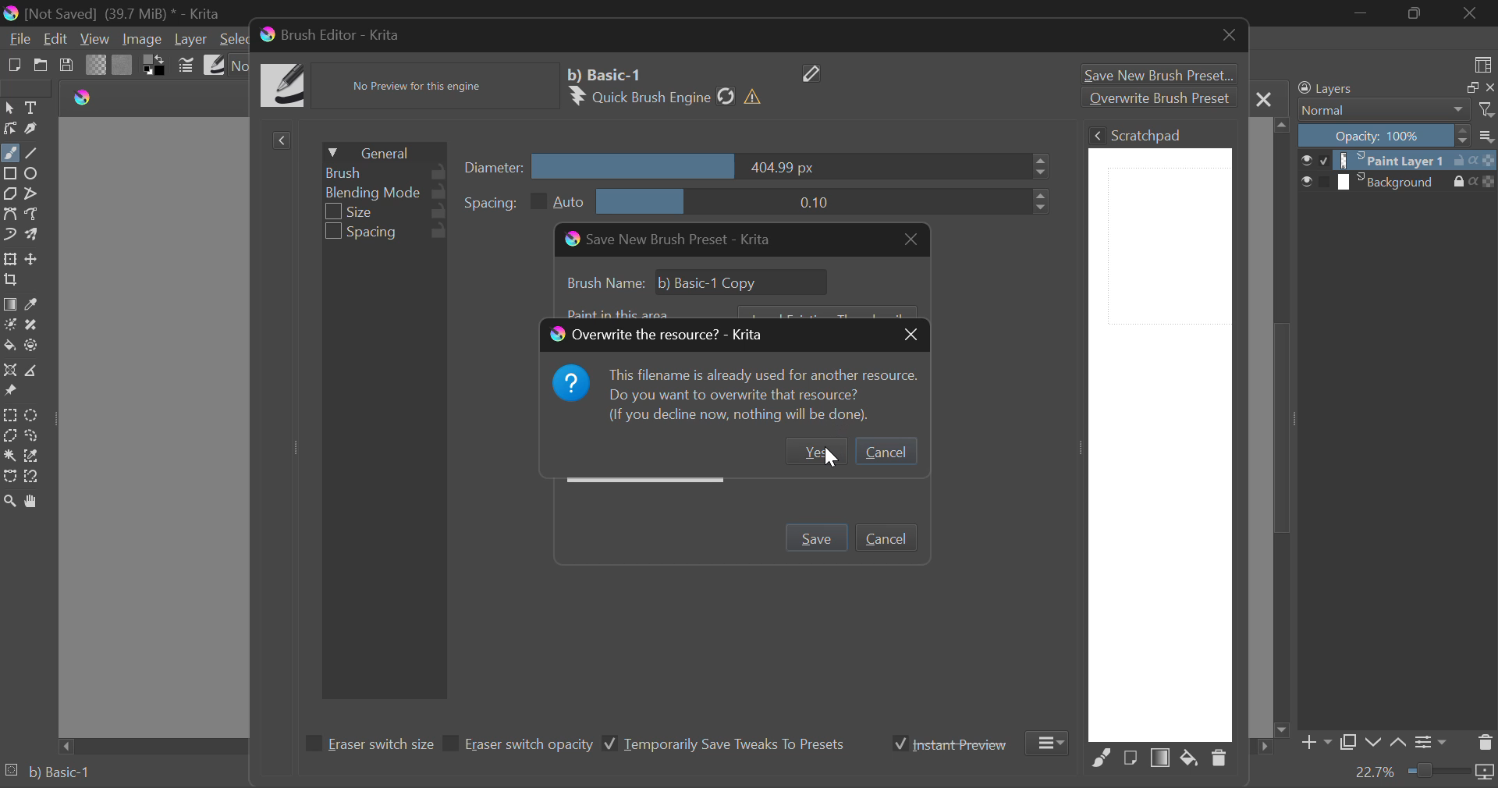 Image resolution: width=1498 pixels, height=788 pixels. Describe the element at coordinates (367, 746) in the screenshot. I see `Eraser switch size` at that location.